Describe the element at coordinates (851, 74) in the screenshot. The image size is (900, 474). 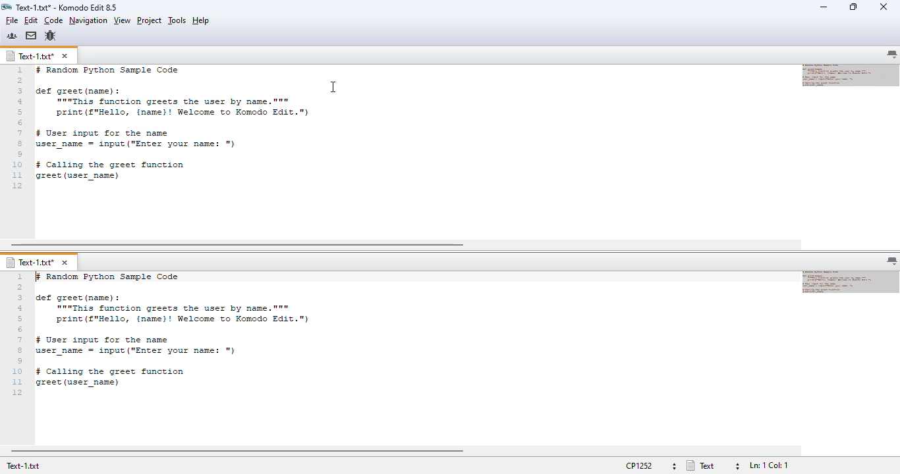
I see `minimap` at that location.